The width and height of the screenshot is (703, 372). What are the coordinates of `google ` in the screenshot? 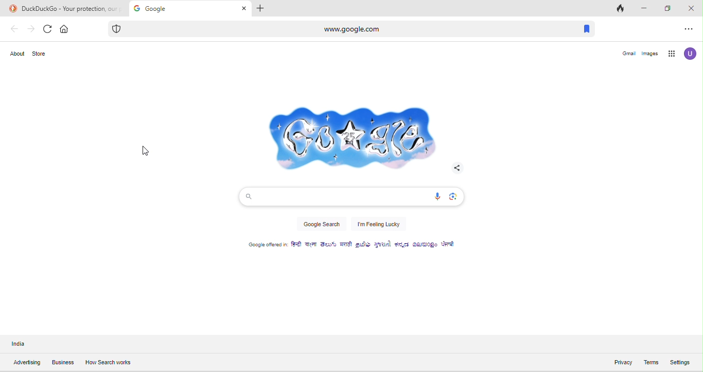 It's located at (349, 134).